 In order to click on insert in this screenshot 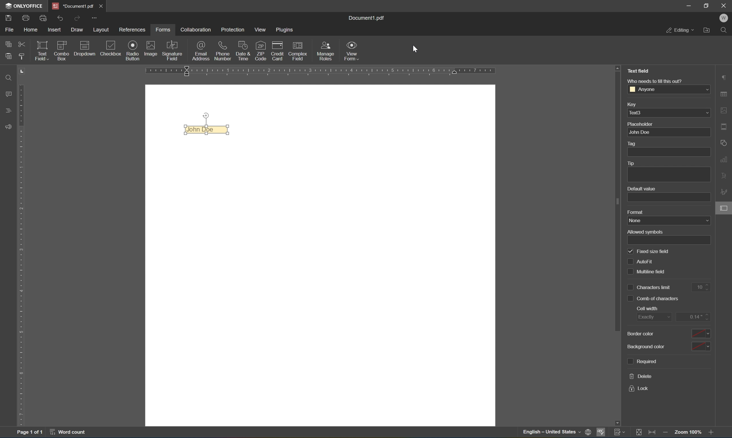, I will do `click(55, 30)`.